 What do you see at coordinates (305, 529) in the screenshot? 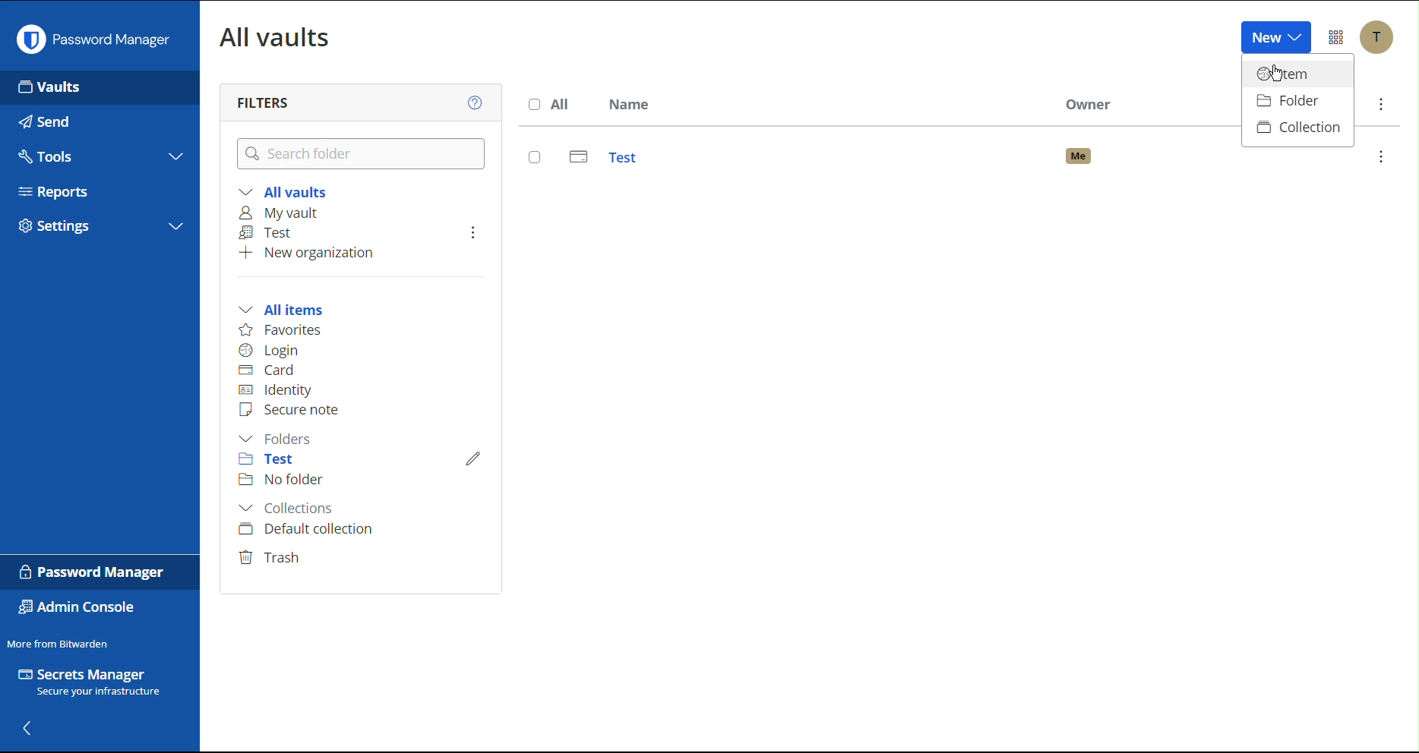
I see `Default collection` at bounding box center [305, 529].